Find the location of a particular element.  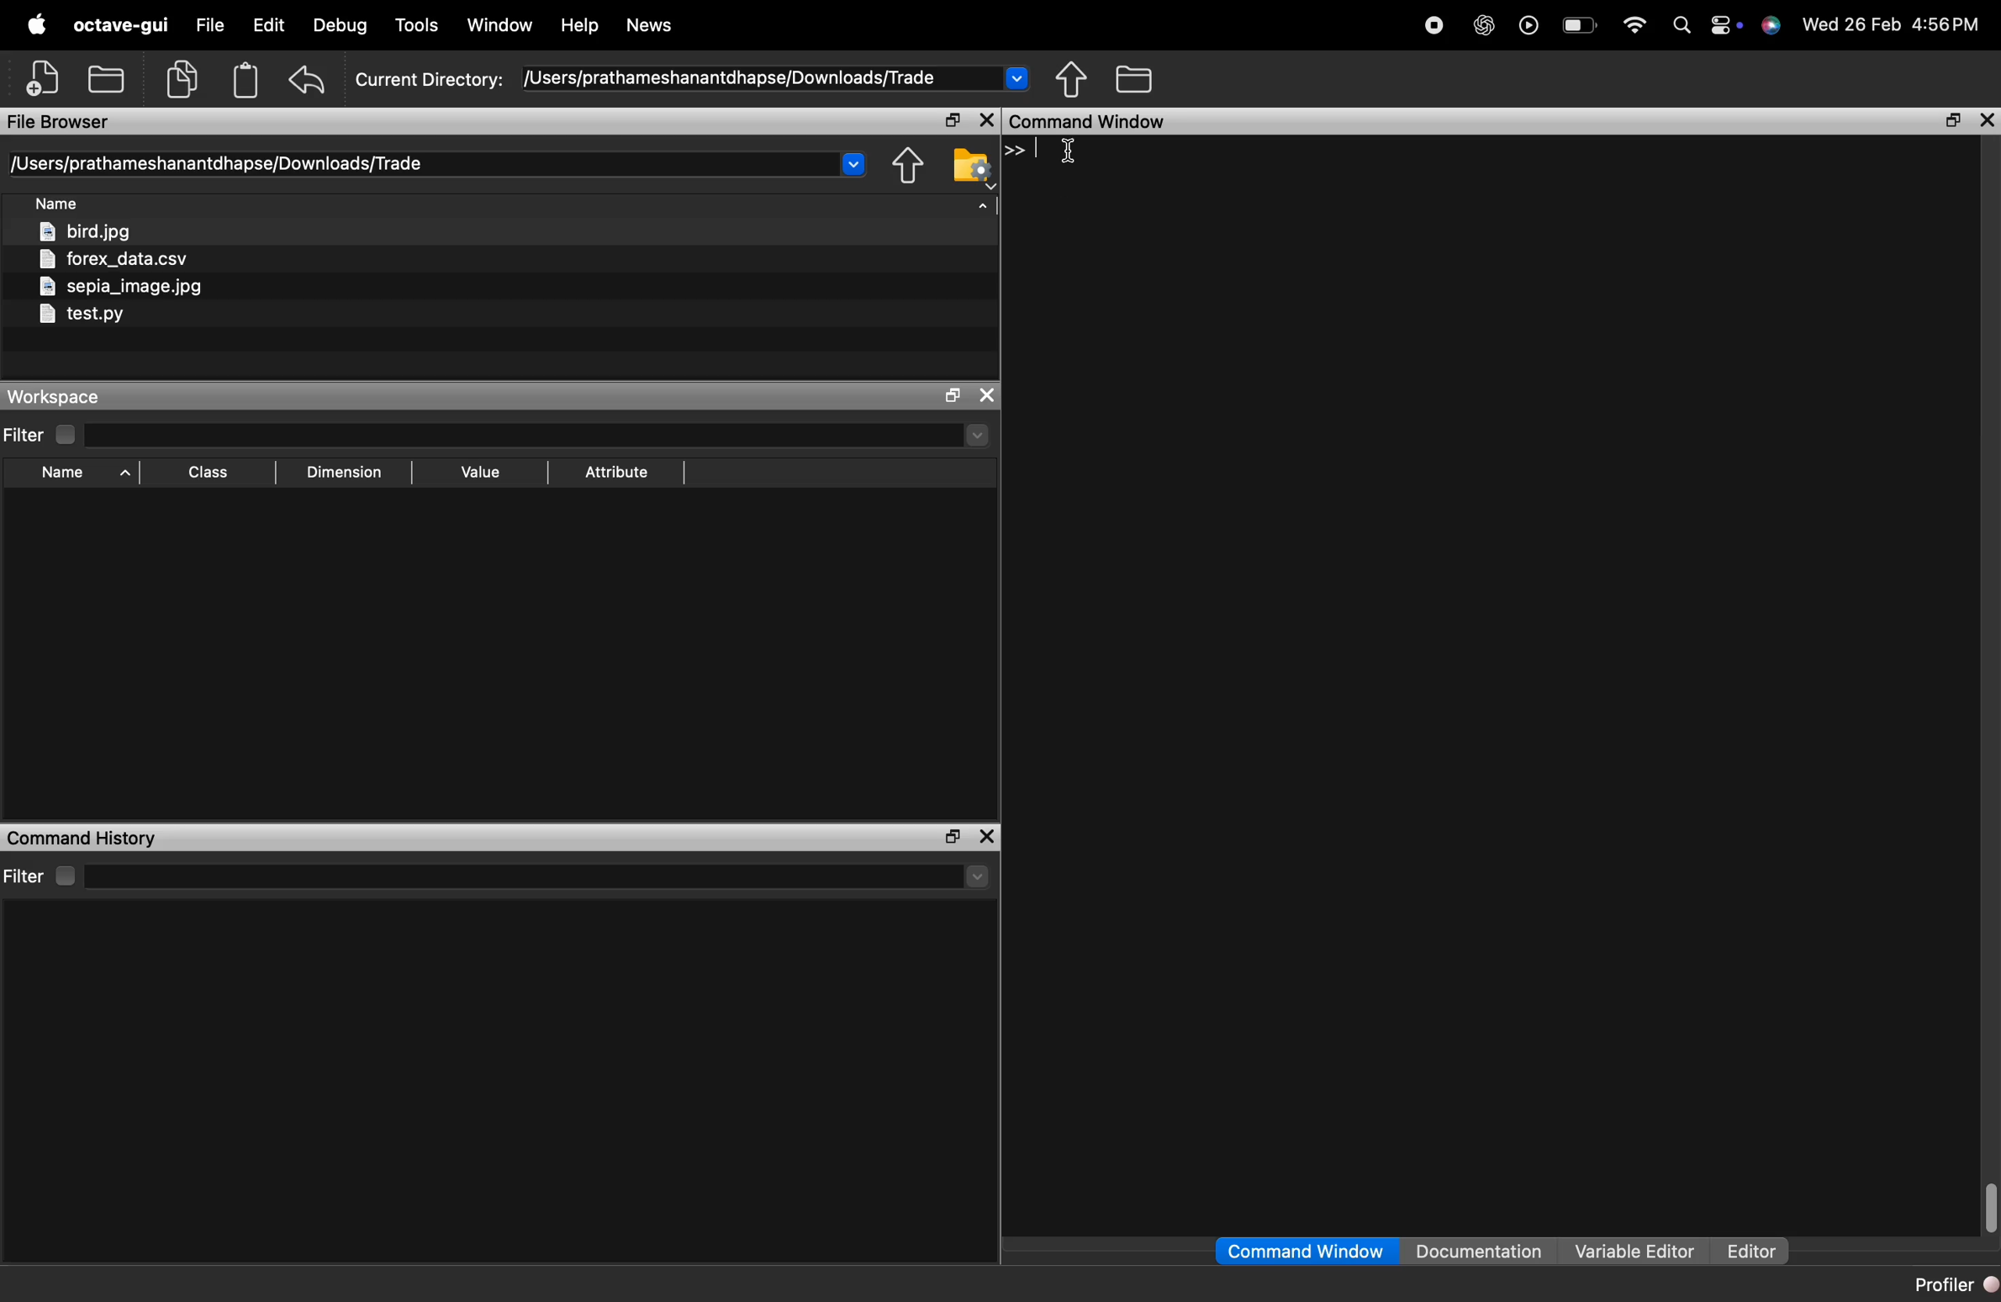

chat gpt is located at coordinates (1486, 24).